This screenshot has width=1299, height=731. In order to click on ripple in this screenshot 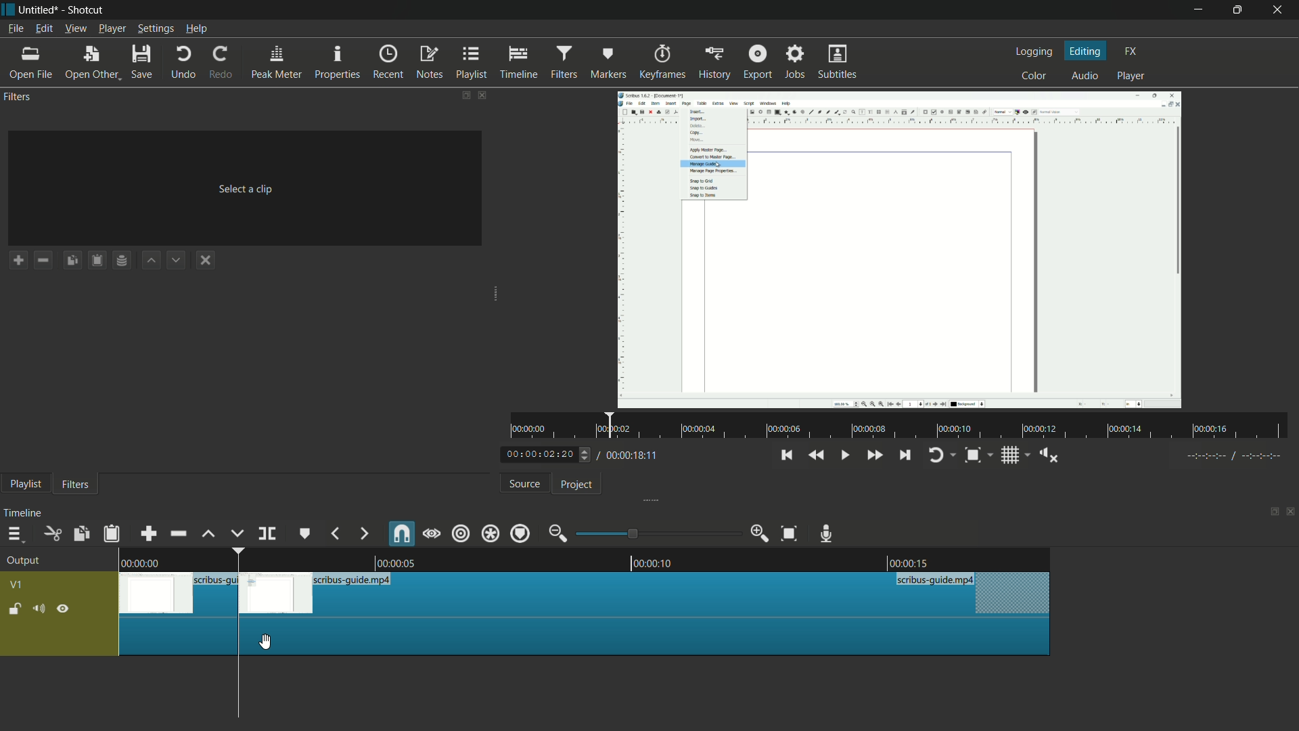, I will do `click(459, 533)`.